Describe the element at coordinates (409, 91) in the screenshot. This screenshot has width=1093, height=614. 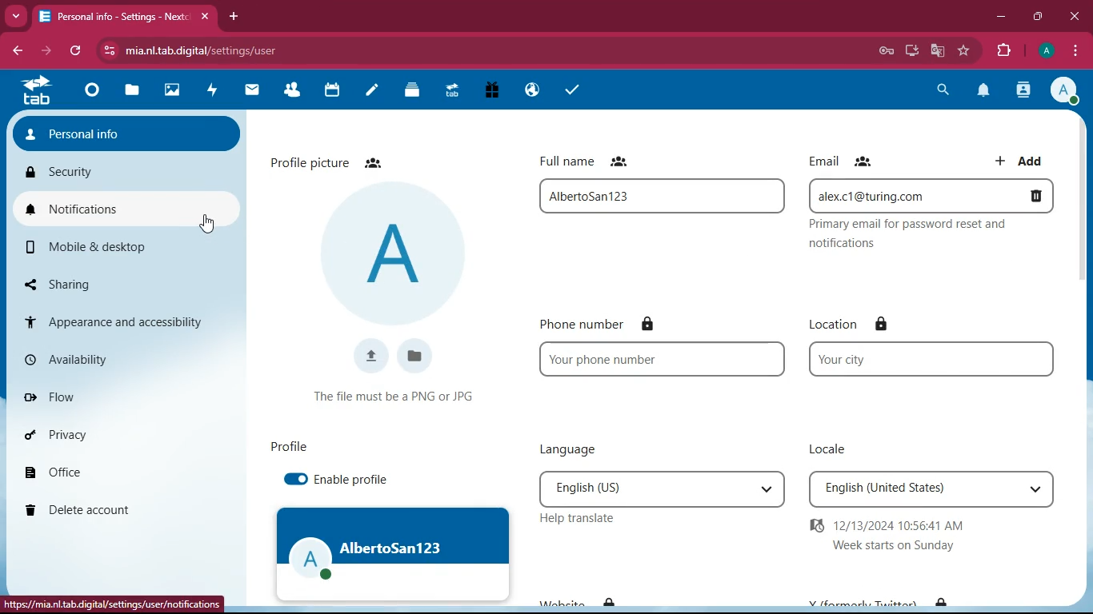
I see `Deck` at that location.